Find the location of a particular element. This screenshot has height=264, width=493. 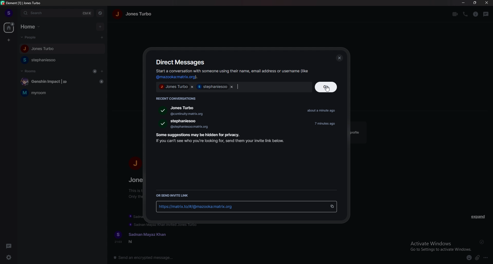

https://matrix.to/#/@mazooka.123:matrix.org is located at coordinates (239, 207).